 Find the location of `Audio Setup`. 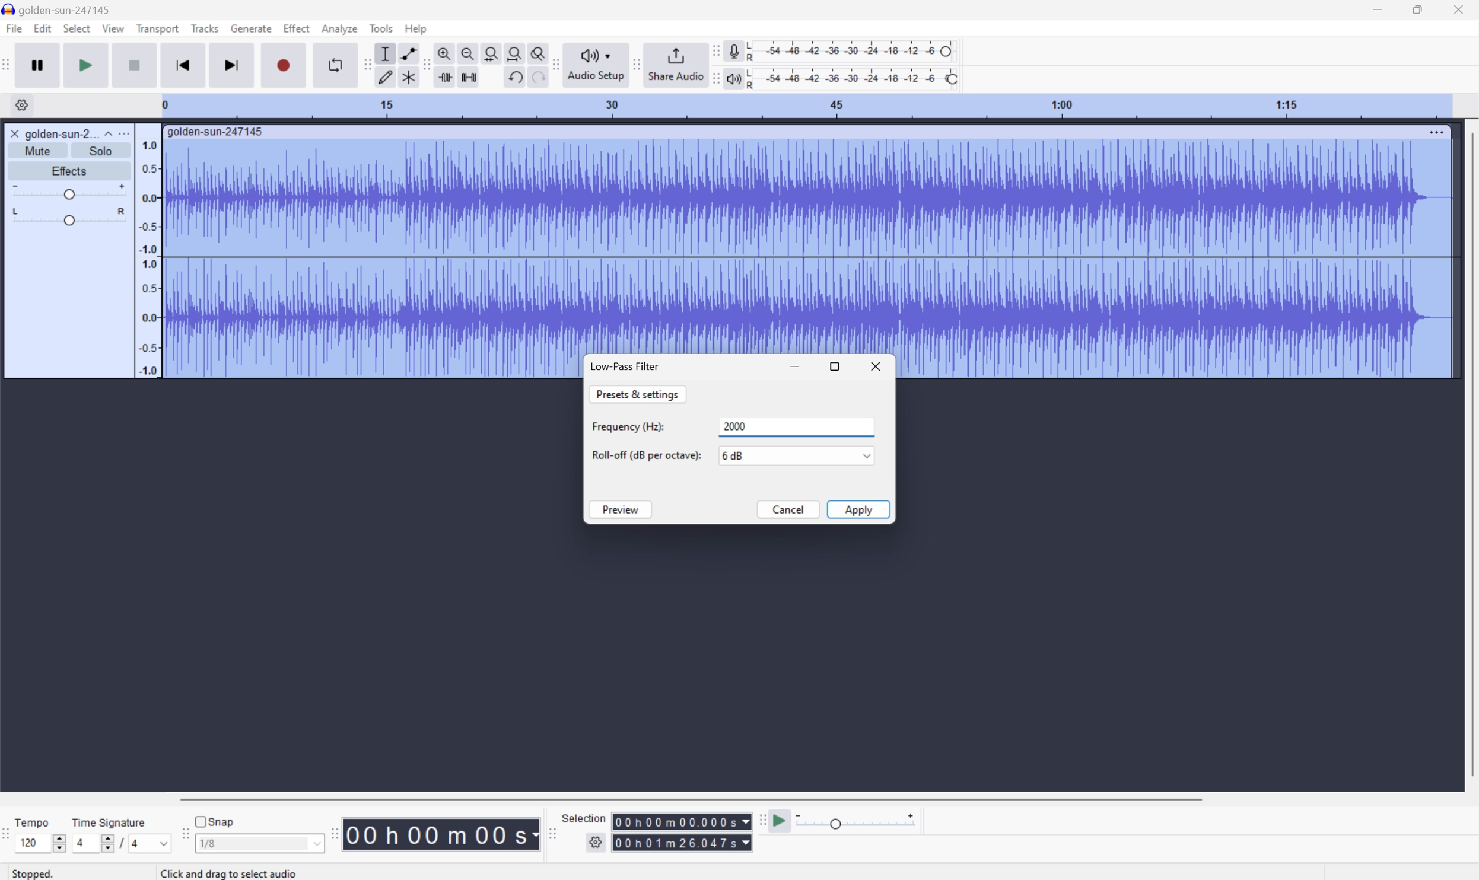

Audio Setup is located at coordinates (596, 65).